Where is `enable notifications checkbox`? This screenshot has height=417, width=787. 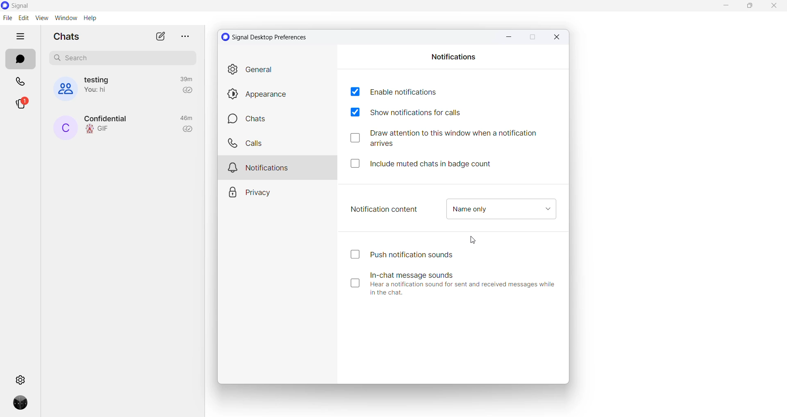
enable notifications checkbox is located at coordinates (393, 91).